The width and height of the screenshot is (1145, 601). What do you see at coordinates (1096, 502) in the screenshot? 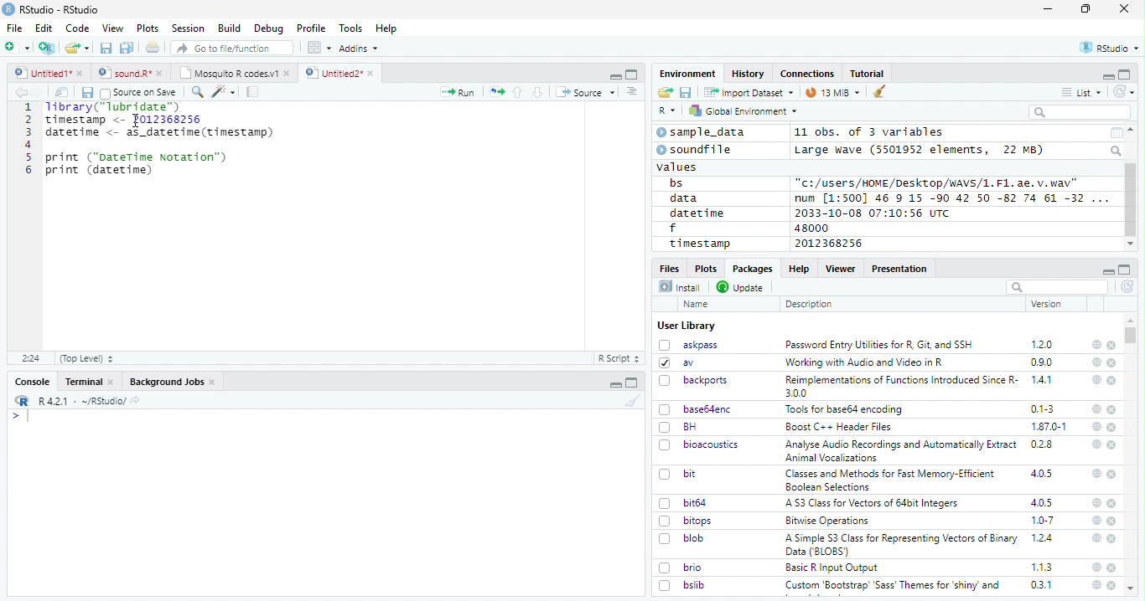
I see `help` at bounding box center [1096, 502].